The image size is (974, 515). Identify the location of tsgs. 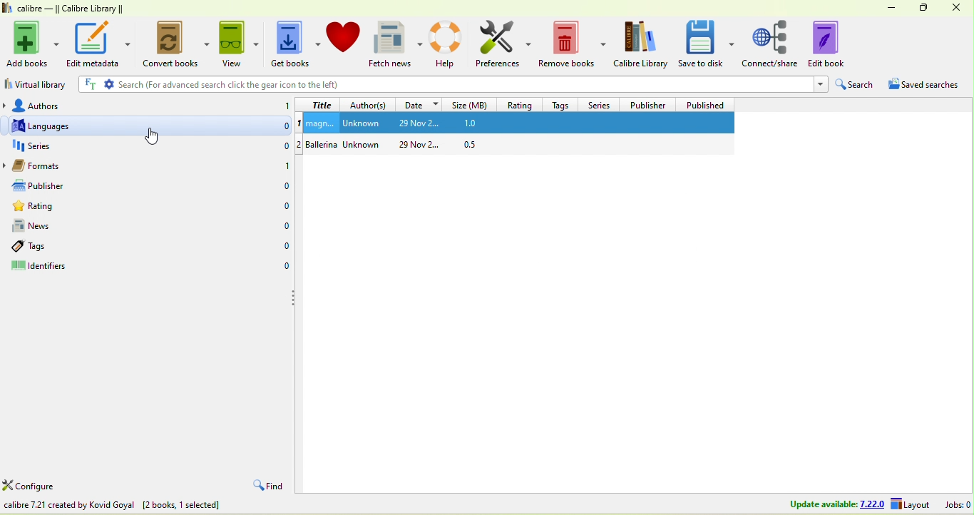
(51, 247).